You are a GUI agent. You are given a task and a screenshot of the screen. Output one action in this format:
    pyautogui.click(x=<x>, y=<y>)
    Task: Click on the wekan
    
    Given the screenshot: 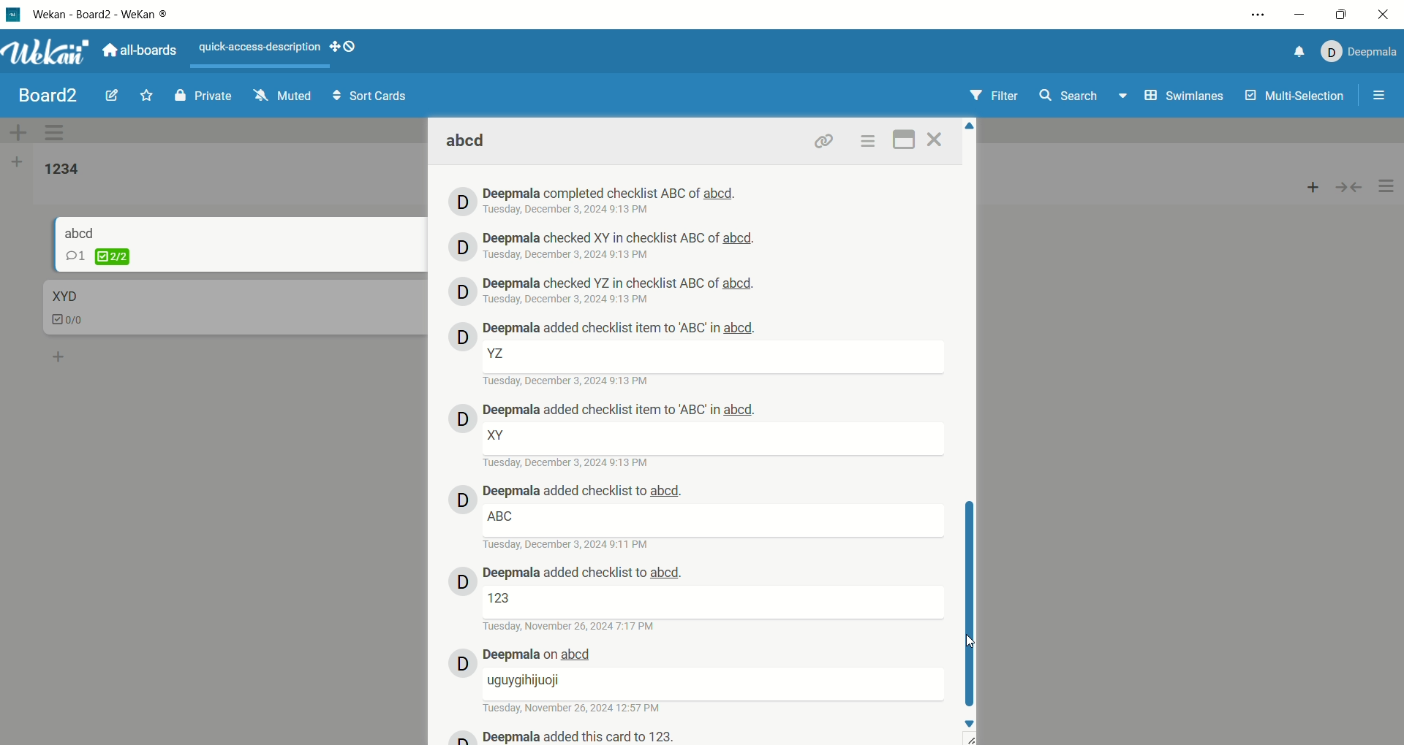 What is the action you would take?
    pyautogui.click(x=47, y=54)
    